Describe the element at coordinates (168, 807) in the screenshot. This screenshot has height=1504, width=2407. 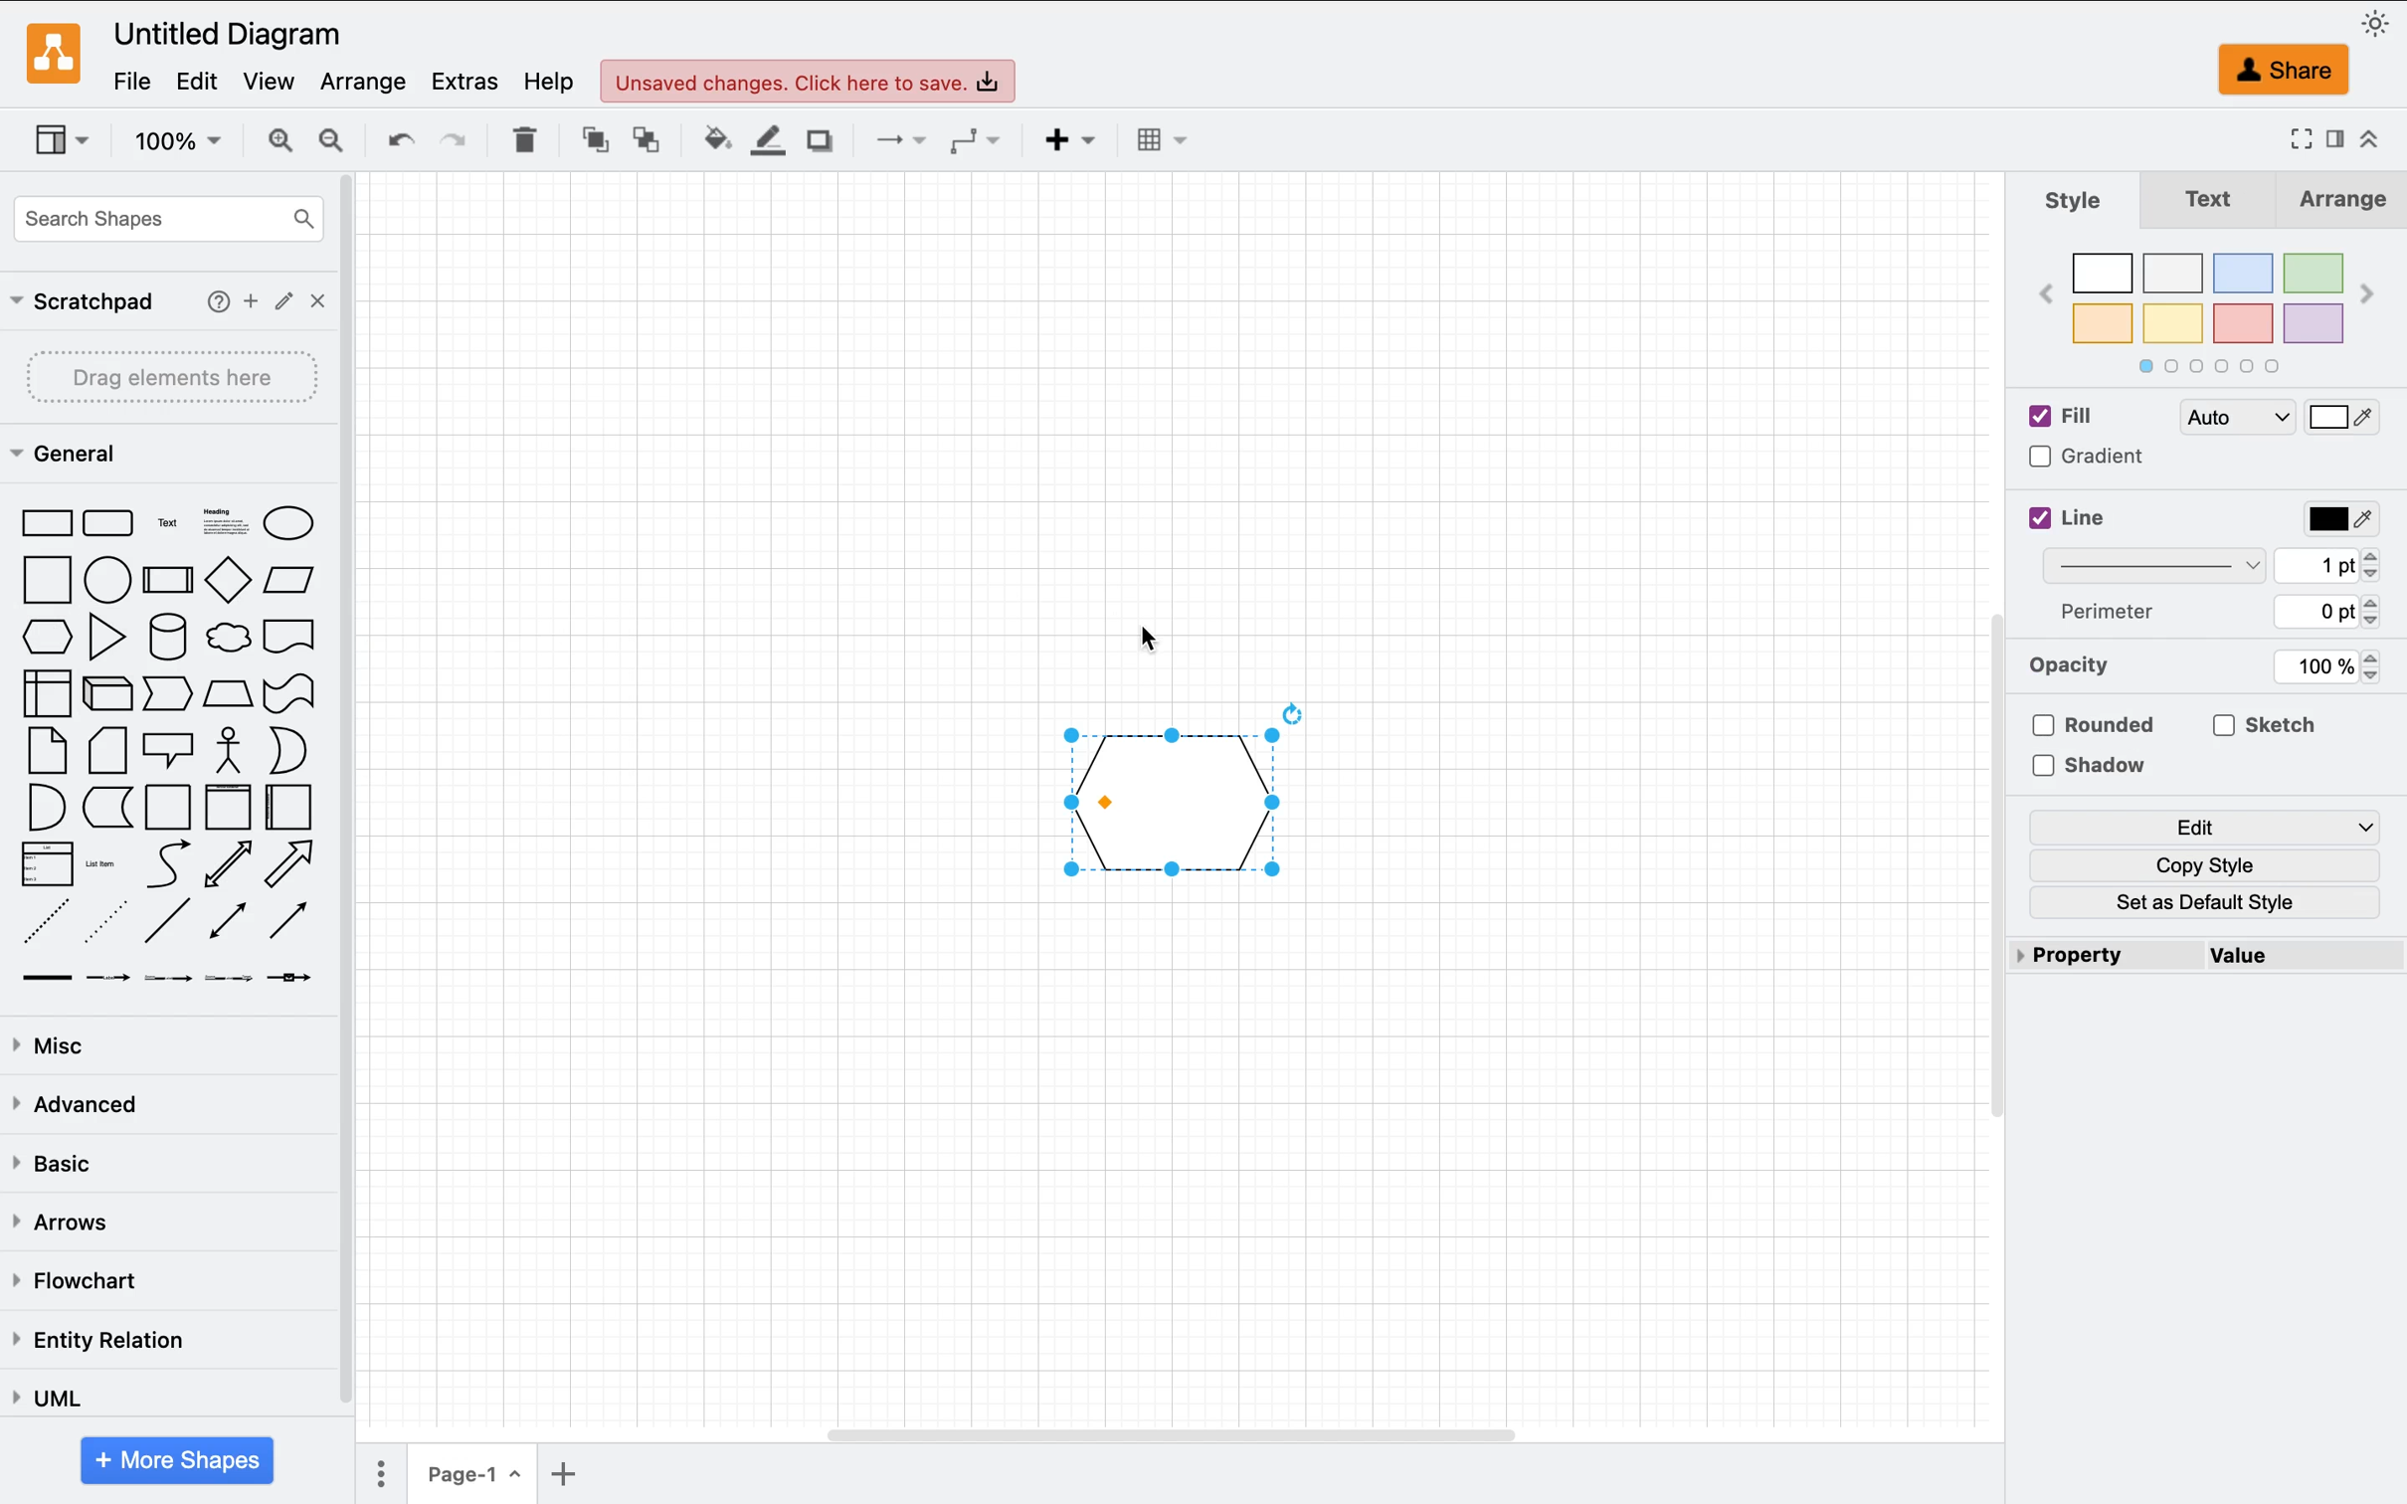
I see `container` at that location.